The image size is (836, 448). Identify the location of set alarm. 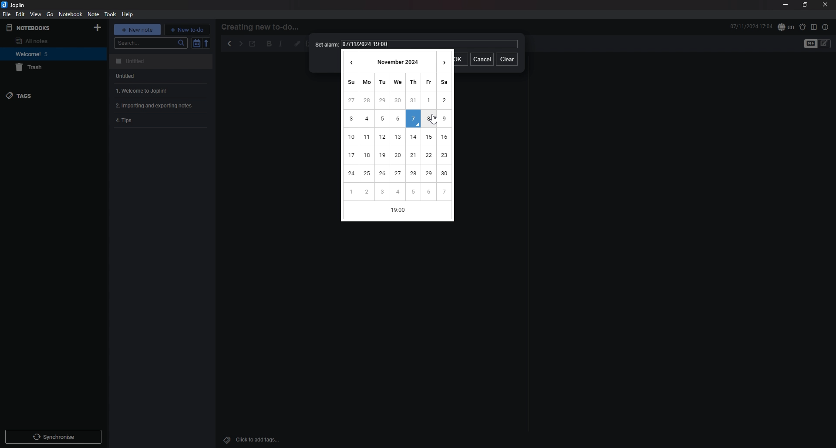
(803, 27).